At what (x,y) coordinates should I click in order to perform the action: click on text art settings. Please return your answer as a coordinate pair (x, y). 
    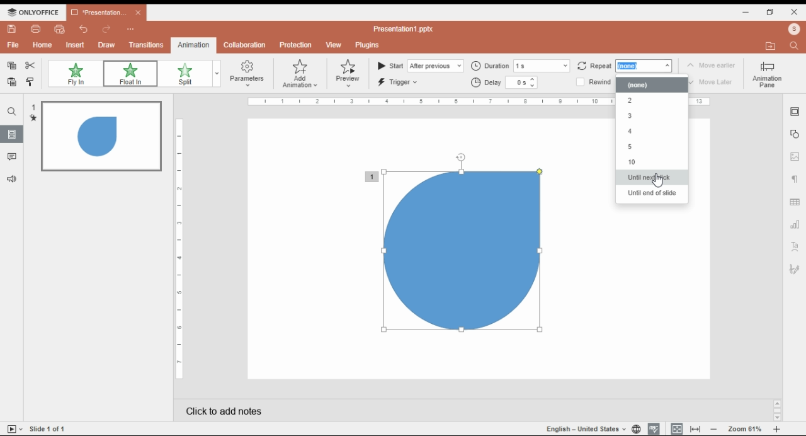
    Looking at the image, I should click on (795, 247).